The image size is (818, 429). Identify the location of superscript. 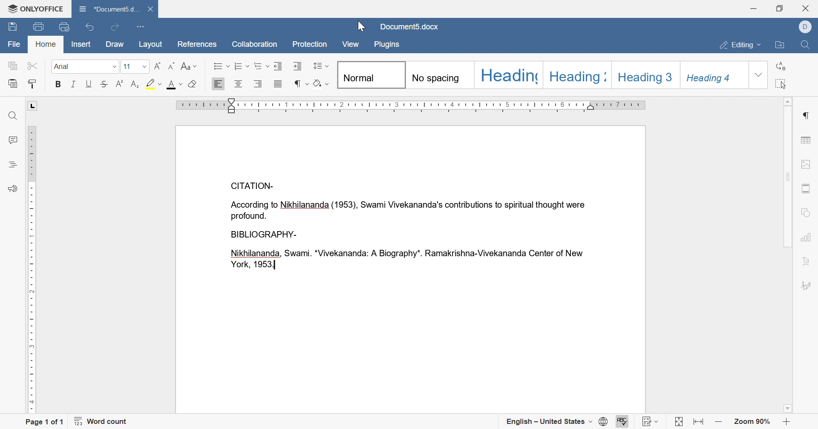
(120, 83).